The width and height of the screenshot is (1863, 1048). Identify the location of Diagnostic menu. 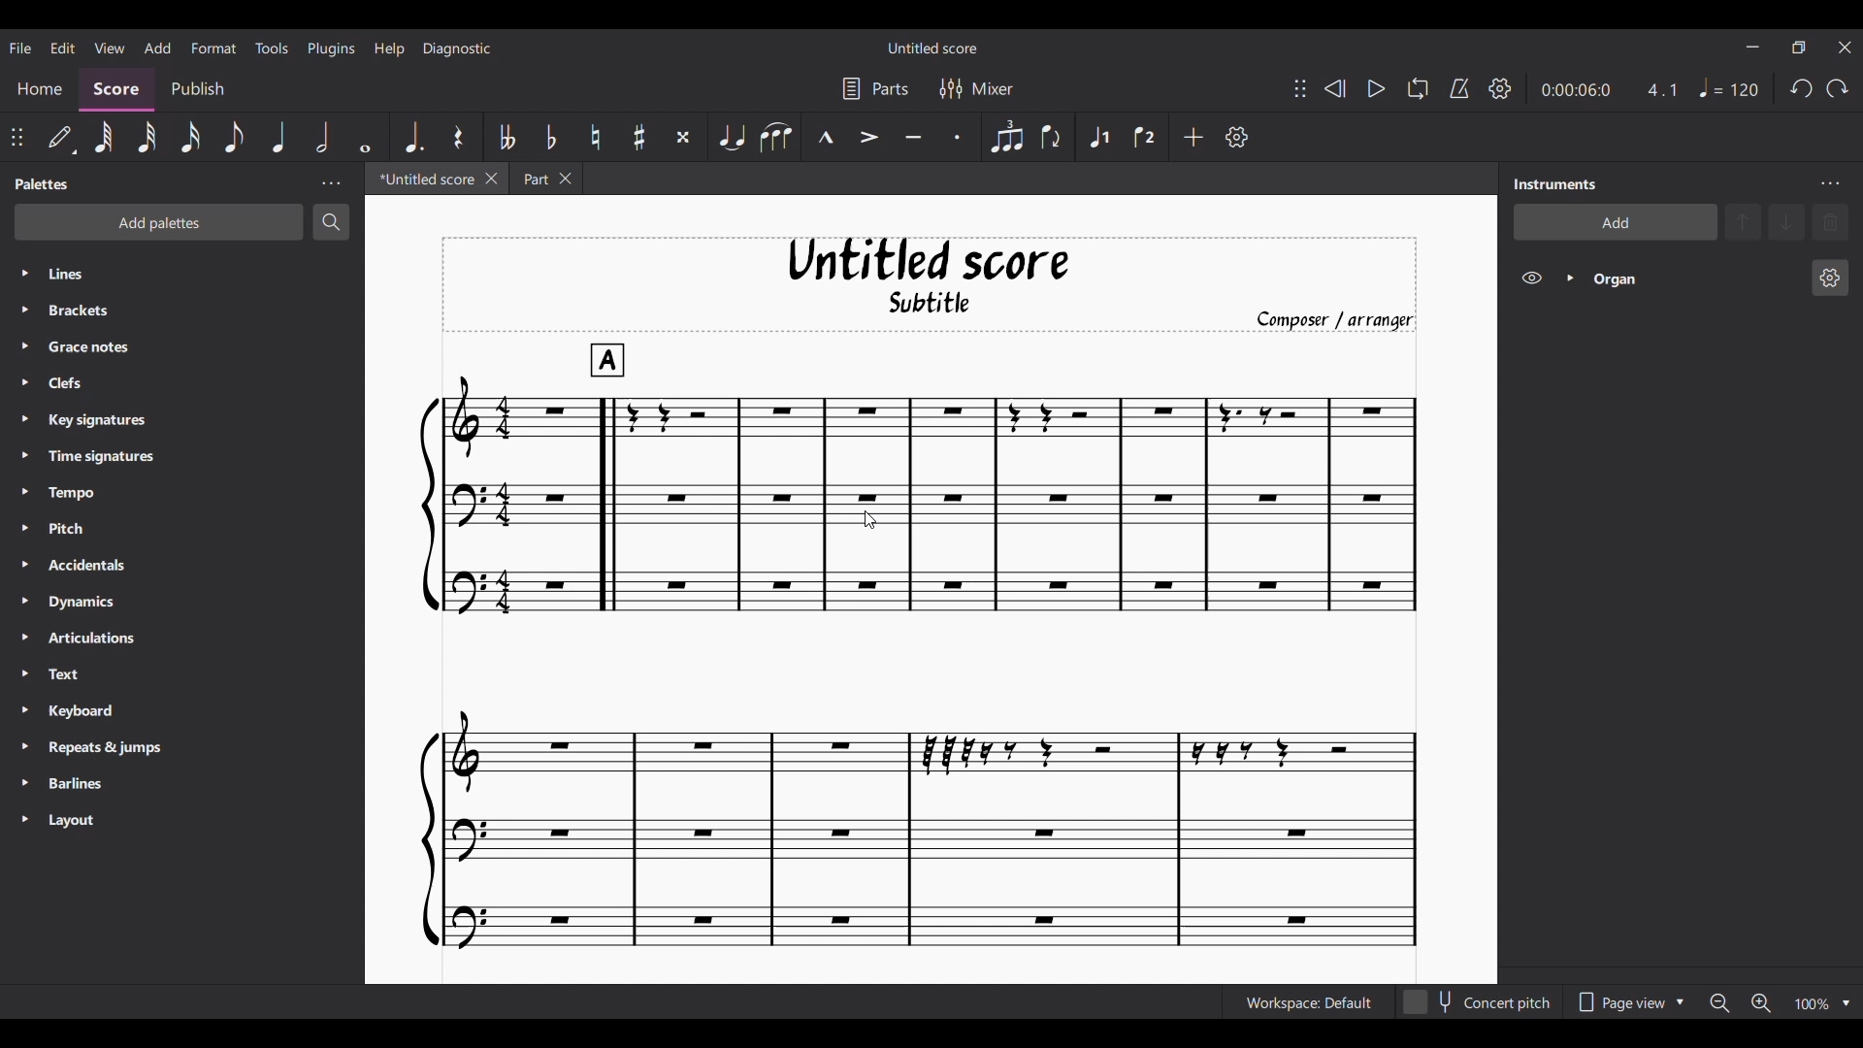
(457, 49).